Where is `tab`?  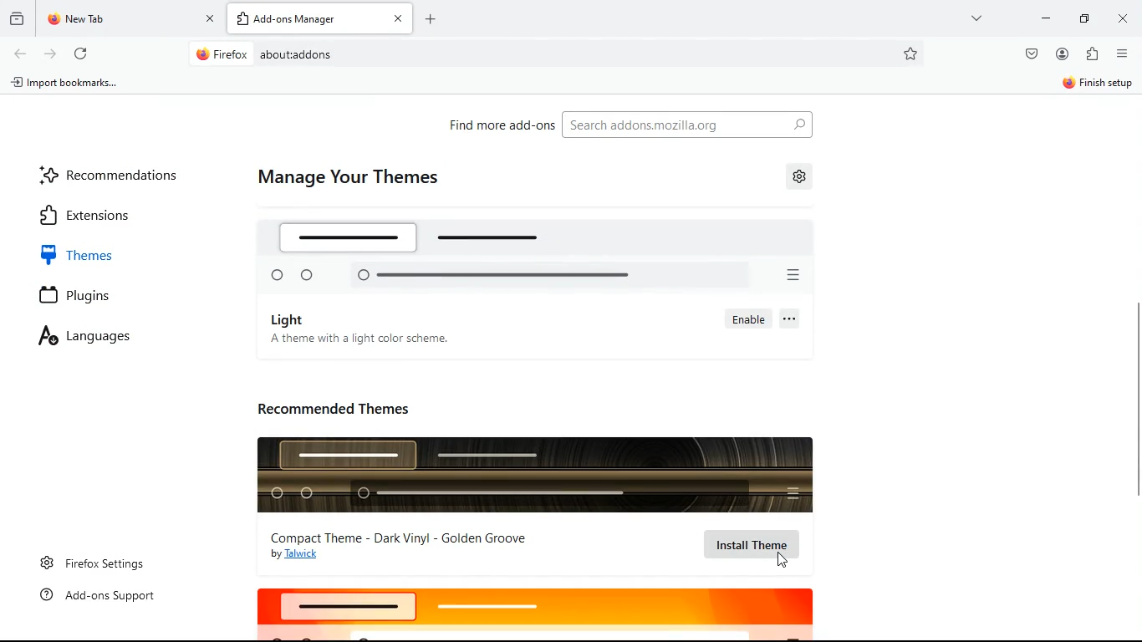 tab is located at coordinates (130, 20).